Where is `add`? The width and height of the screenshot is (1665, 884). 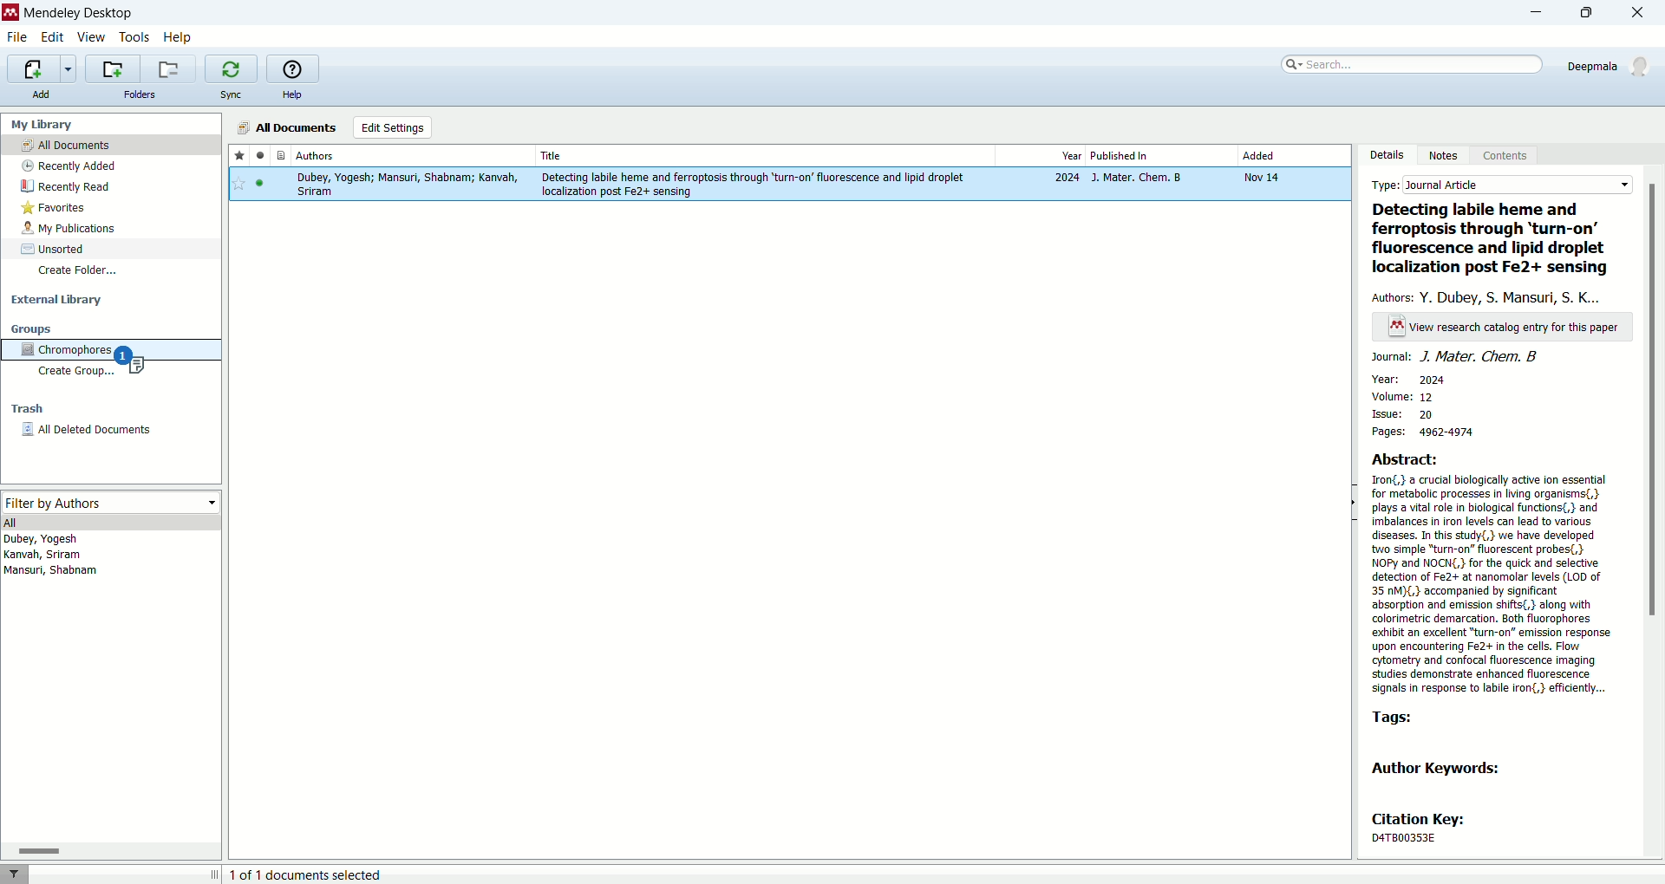 add is located at coordinates (42, 94).